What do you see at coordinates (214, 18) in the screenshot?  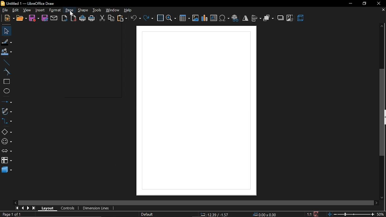 I see `insert text` at bounding box center [214, 18].